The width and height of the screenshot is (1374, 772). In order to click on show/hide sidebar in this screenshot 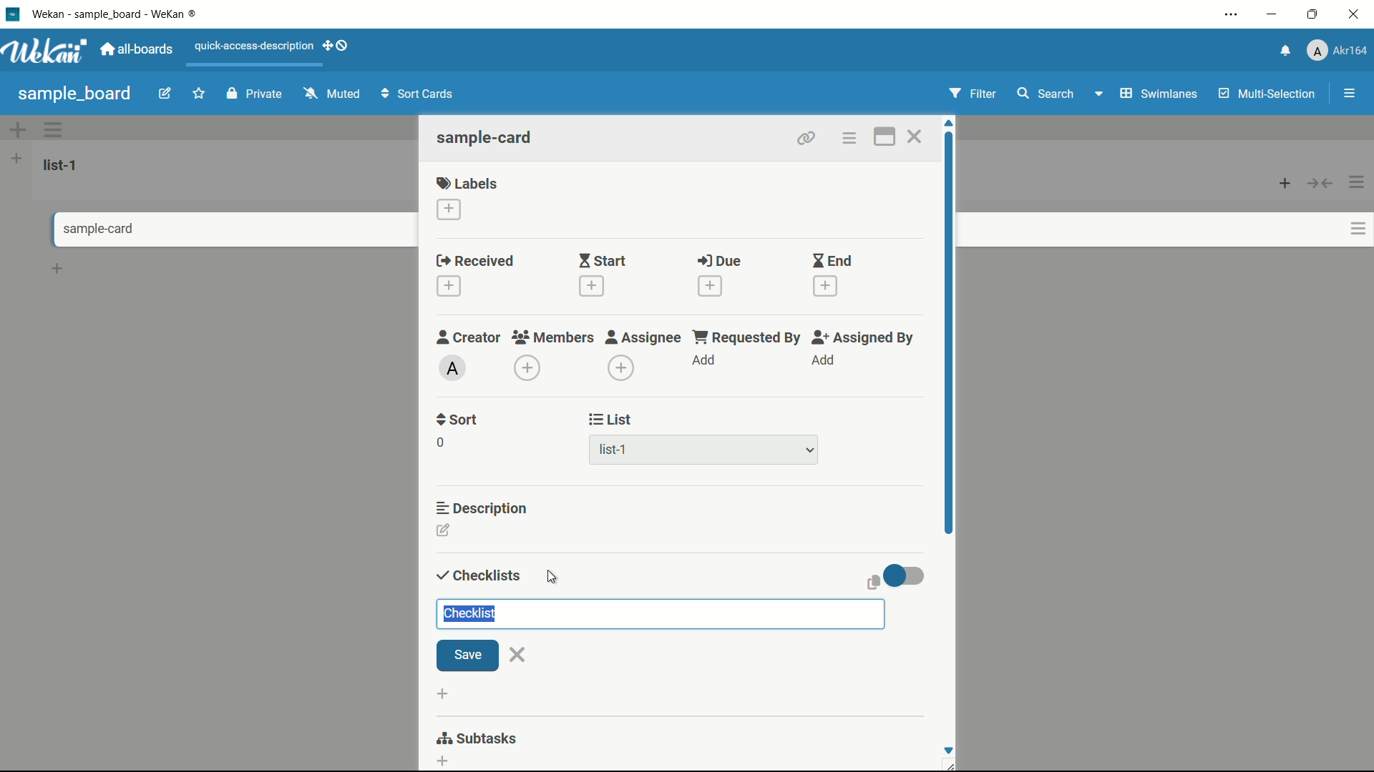, I will do `click(1351, 94)`.